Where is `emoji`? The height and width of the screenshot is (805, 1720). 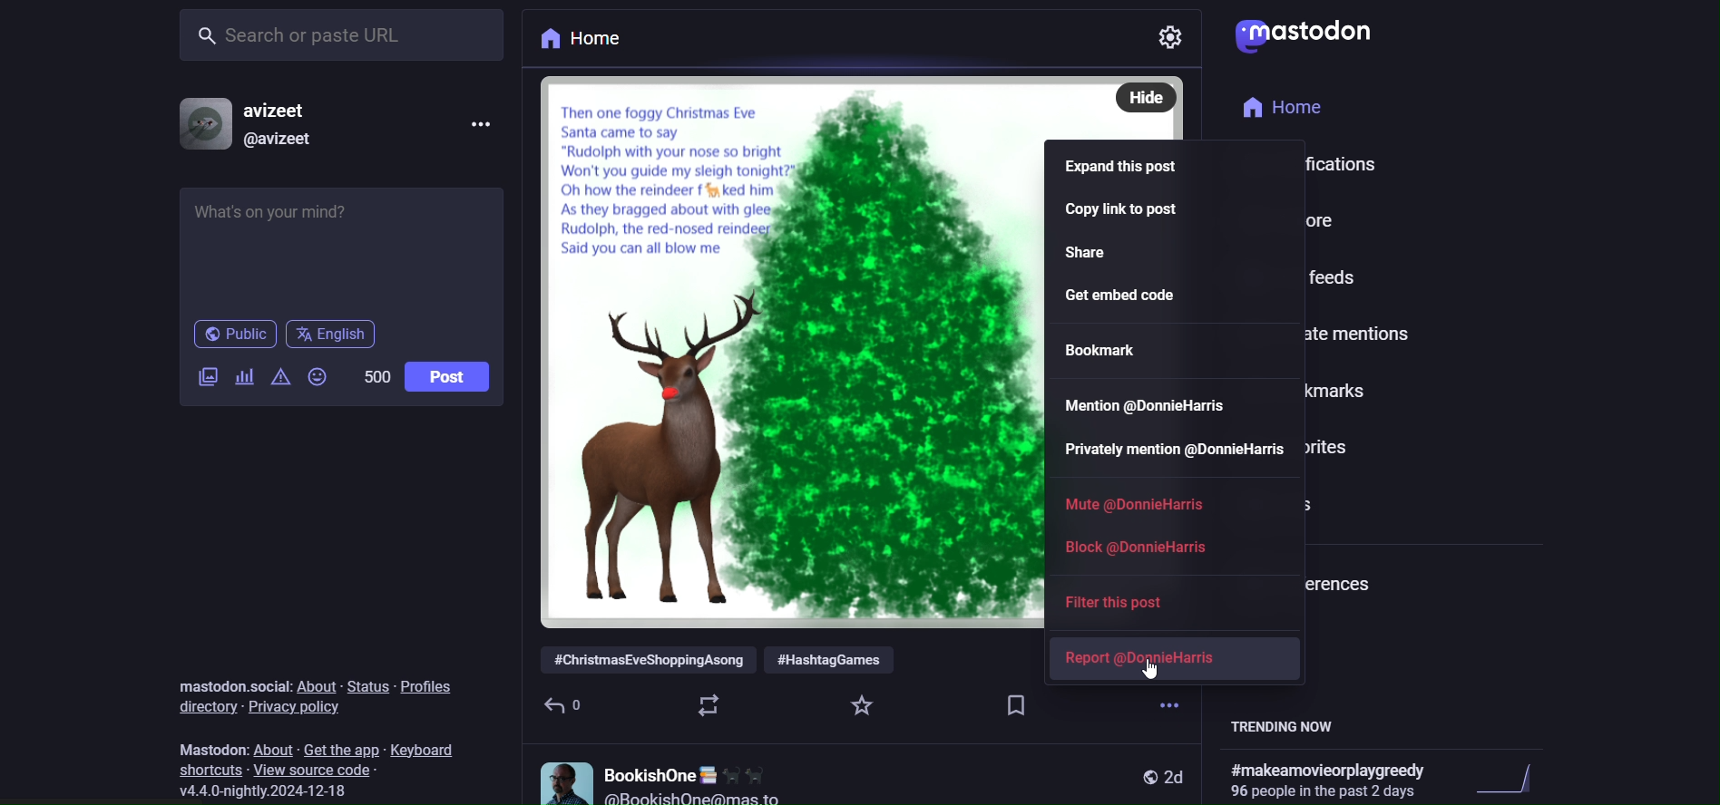 emoji is located at coordinates (319, 376).